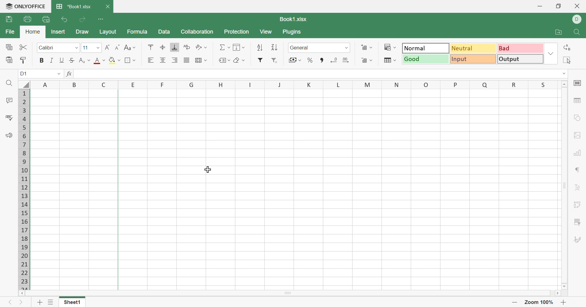  I want to click on Previous, so click(9, 302).